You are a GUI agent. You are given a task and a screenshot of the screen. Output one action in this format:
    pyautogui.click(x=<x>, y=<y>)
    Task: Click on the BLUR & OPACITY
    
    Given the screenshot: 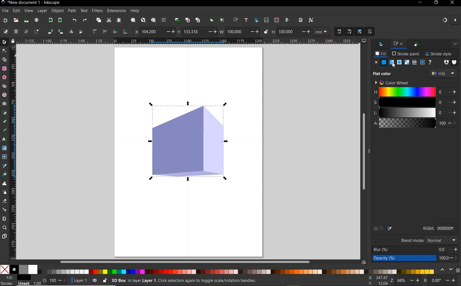 What is the action you would take?
    pyautogui.click(x=404, y=254)
    